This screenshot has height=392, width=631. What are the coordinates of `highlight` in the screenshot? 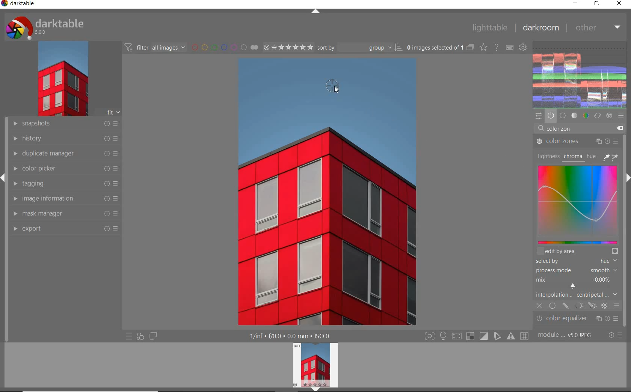 It's located at (444, 338).